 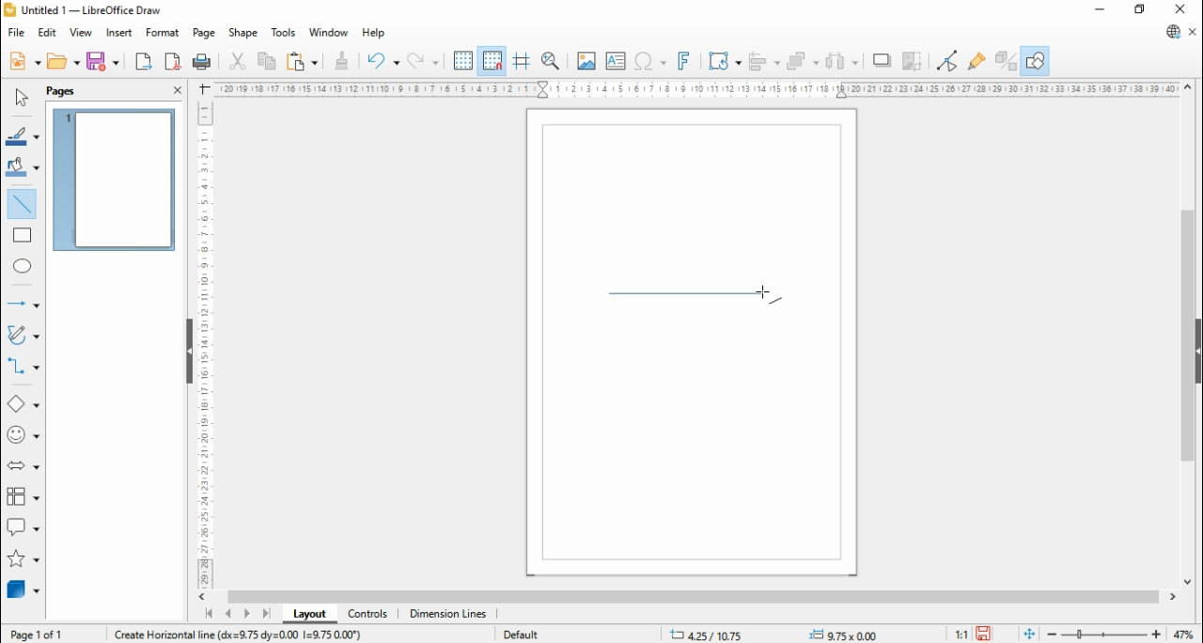 What do you see at coordinates (766, 60) in the screenshot?
I see `align objects` at bounding box center [766, 60].